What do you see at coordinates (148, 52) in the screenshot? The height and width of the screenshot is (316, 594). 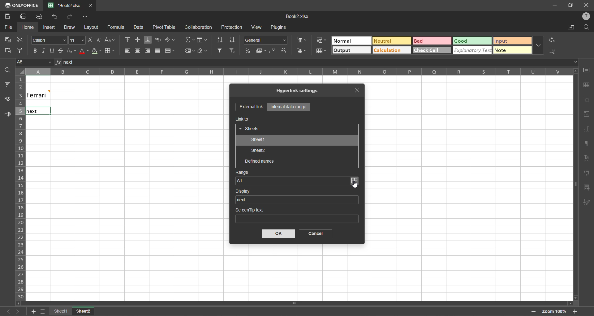 I see `align  right` at bounding box center [148, 52].